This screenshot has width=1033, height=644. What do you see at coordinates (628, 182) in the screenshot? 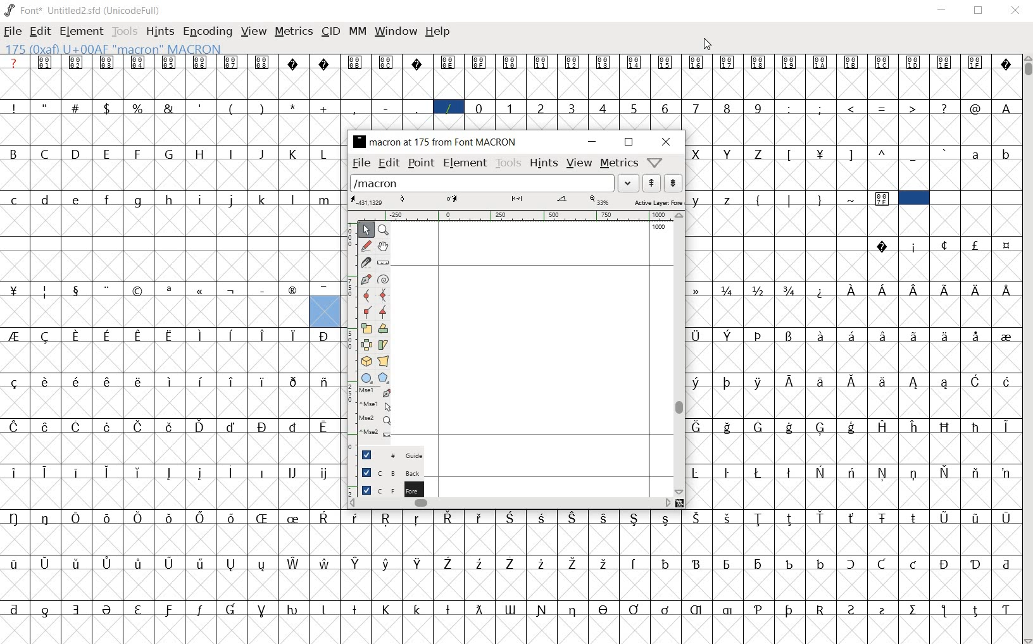
I see `drop down` at bounding box center [628, 182].